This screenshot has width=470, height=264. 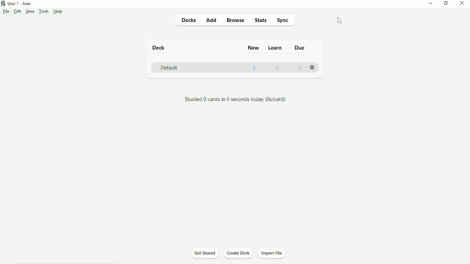 I want to click on Close, so click(x=461, y=4).